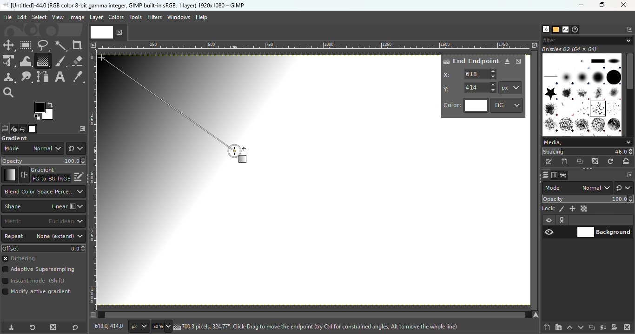 This screenshot has height=334, width=635. Describe the element at coordinates (544, 175) in the screenshot. I see `Open the layers dialog` at that location.